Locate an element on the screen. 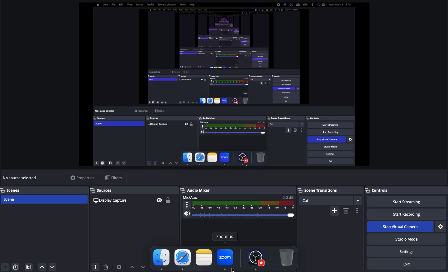 This screenshot has width=448, height=272. delete is located at coordinates (346, 213).